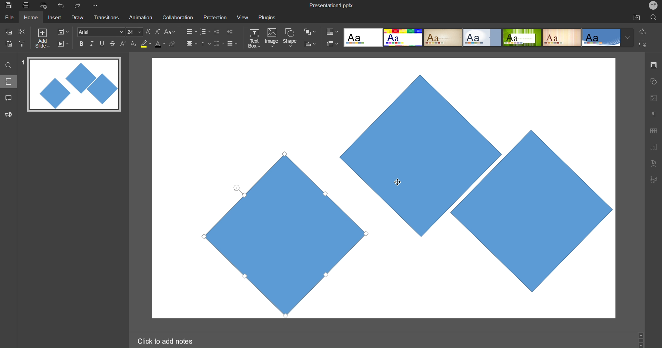  I want to click on Undo, so click(62, 6).